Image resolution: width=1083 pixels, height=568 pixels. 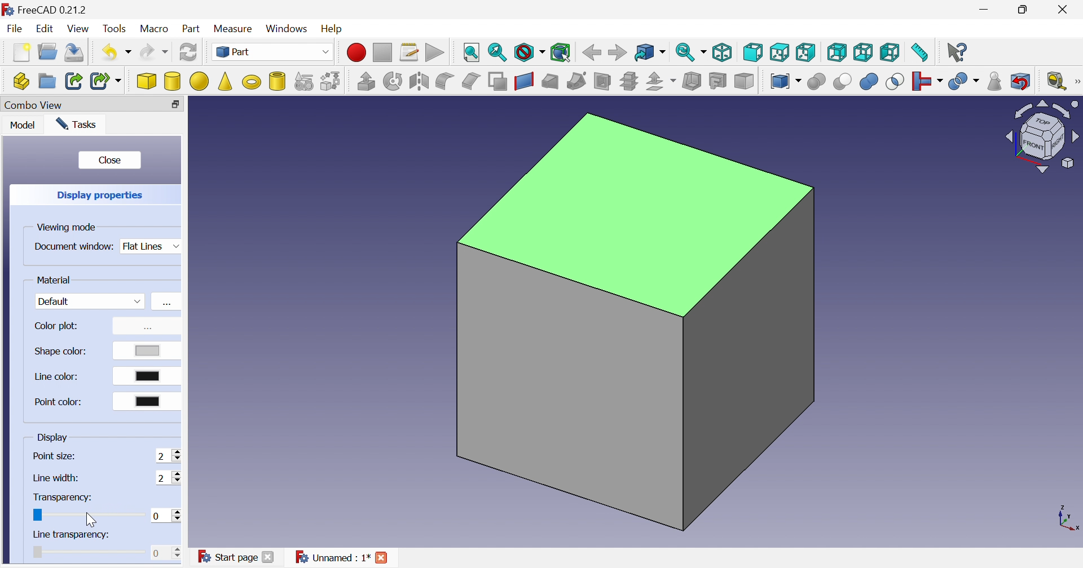 I want to click on Shape color, so click(x=61, y=352).